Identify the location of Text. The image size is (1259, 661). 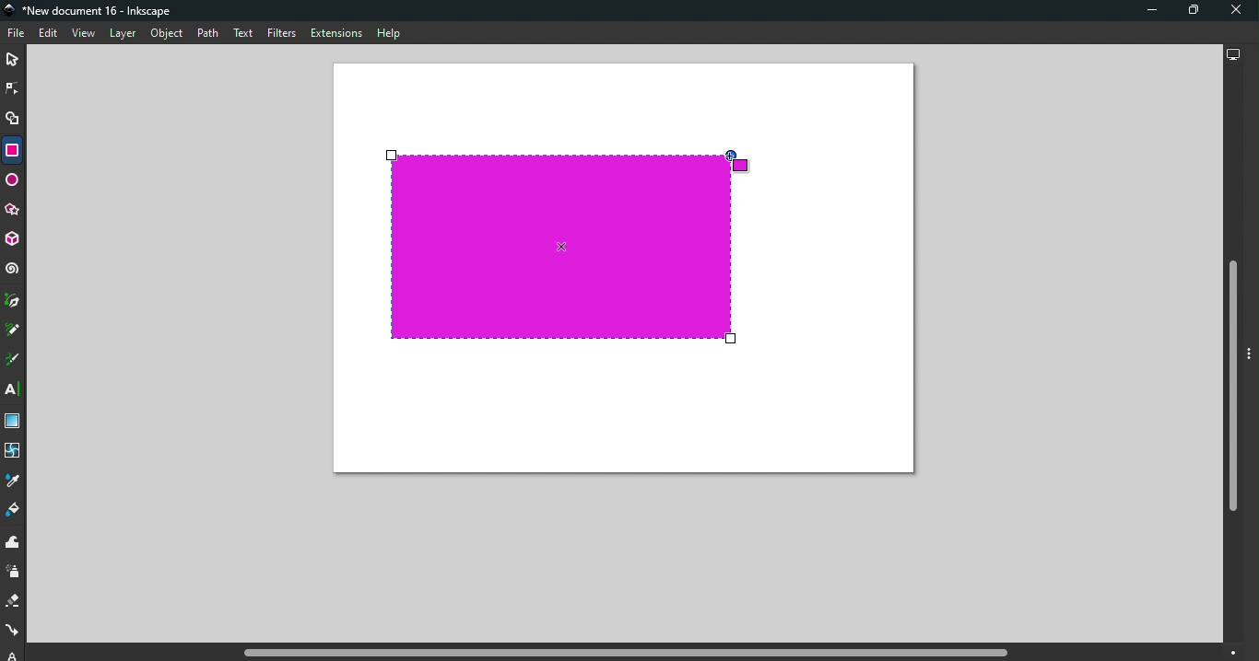
(245, 34).